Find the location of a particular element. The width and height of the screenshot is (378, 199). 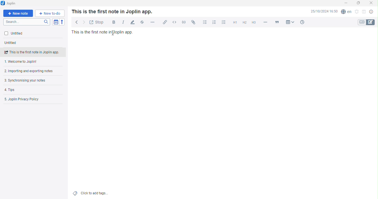

Heading 3 is located at coordinates (253, 23).